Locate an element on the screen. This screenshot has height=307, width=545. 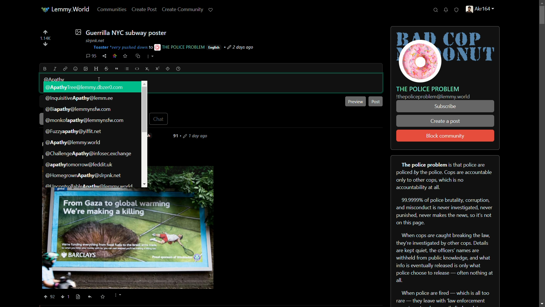
reply is located at coordinates (91, 298).